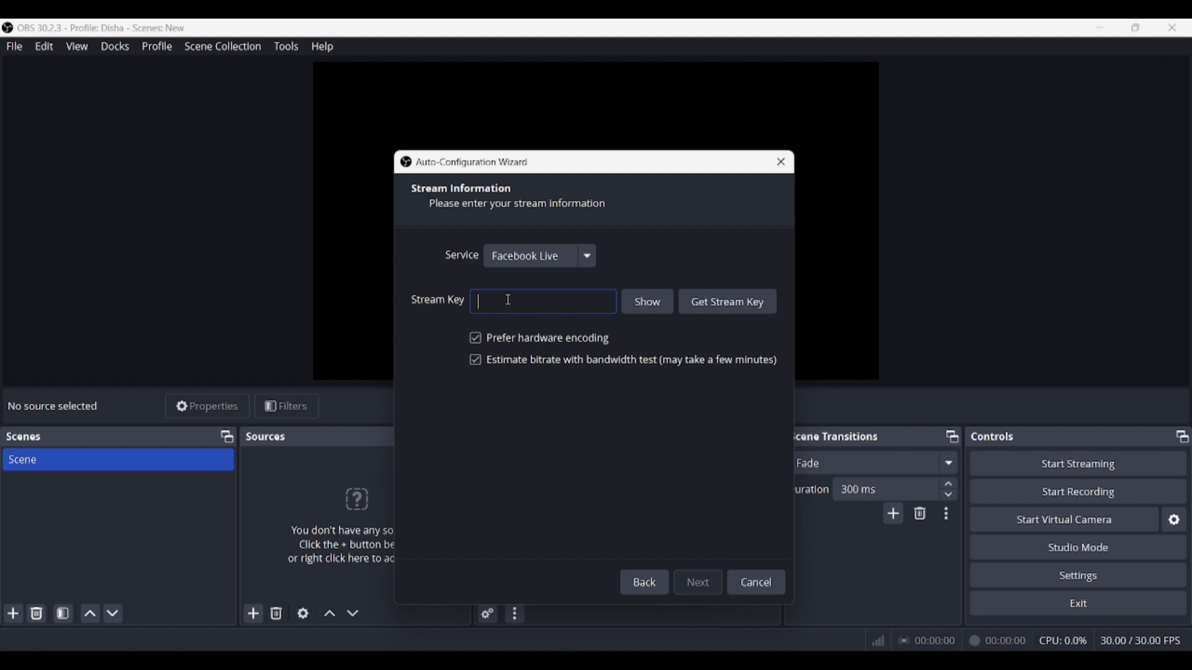 The height and width of the screenshot is (670, 1192). What do you see at coordinates (286, 46) in the screenshot?
I see `Tools menu` at bounding box center [286, 46].